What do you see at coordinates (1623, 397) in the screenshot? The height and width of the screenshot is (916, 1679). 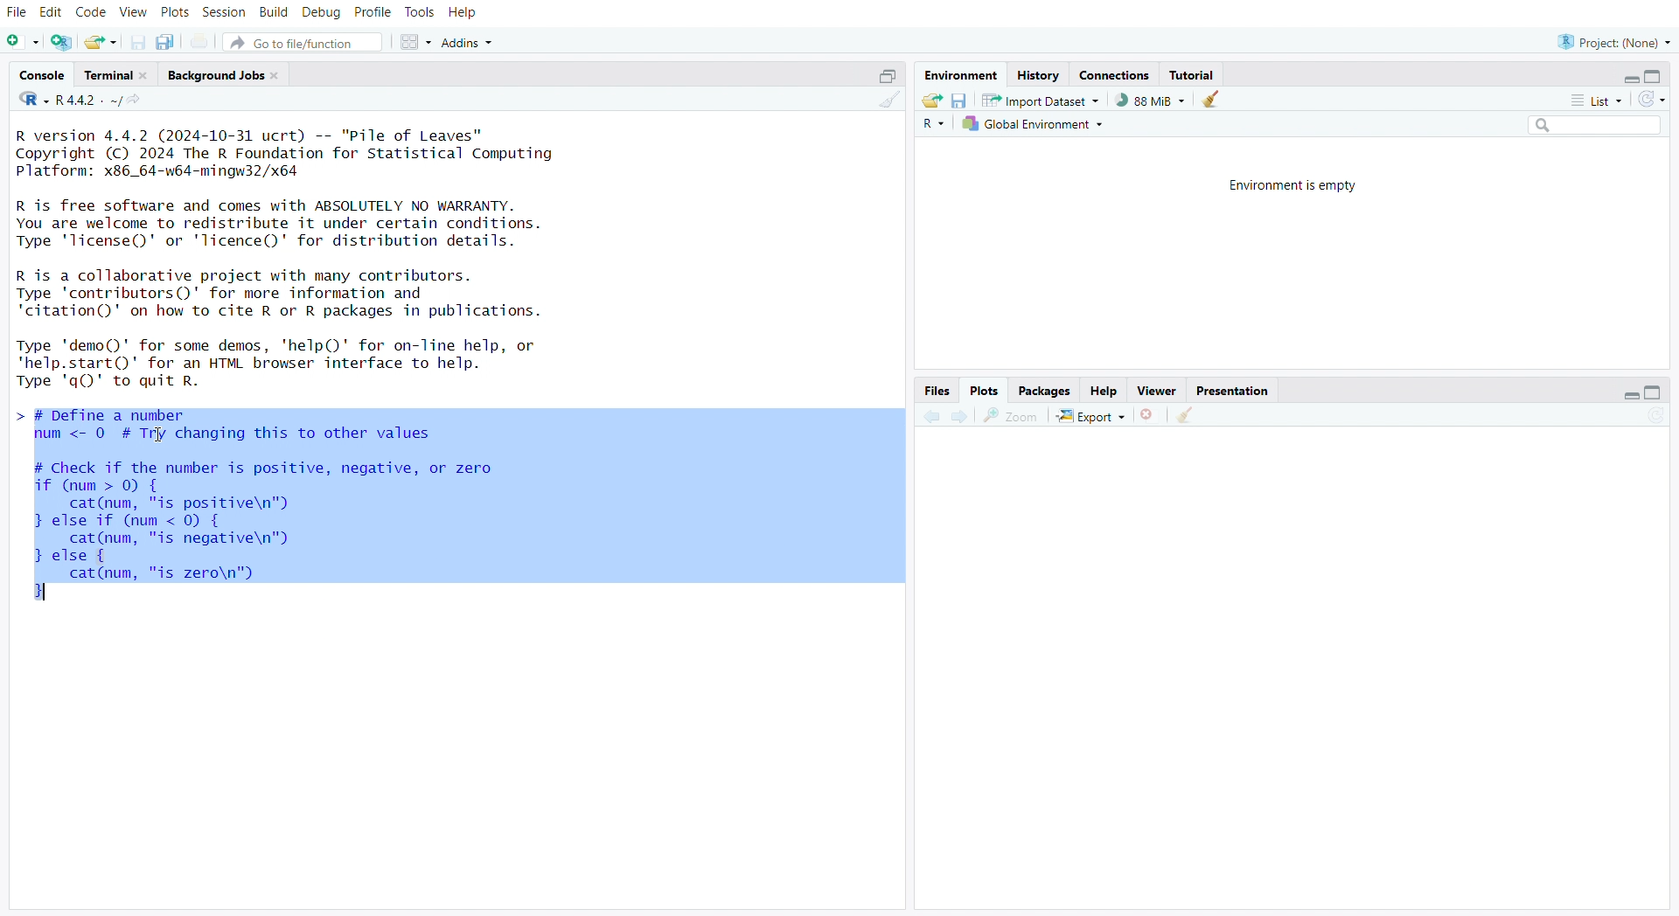 I see `expand` at bounding box center [1623, 397].